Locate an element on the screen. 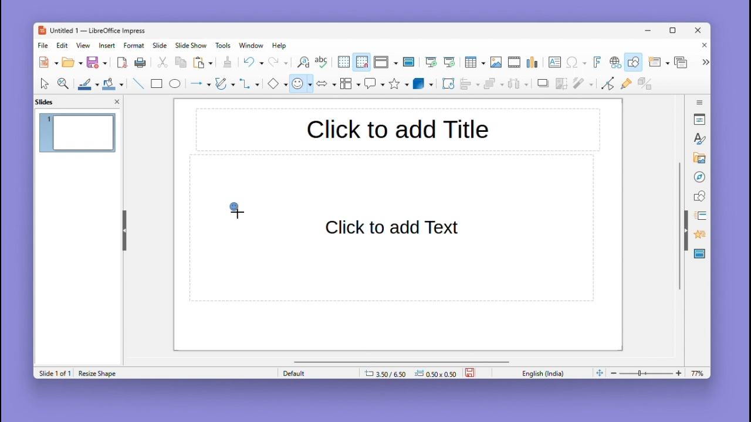  Horizontal scroll bar is located at coordinates (402, 361).